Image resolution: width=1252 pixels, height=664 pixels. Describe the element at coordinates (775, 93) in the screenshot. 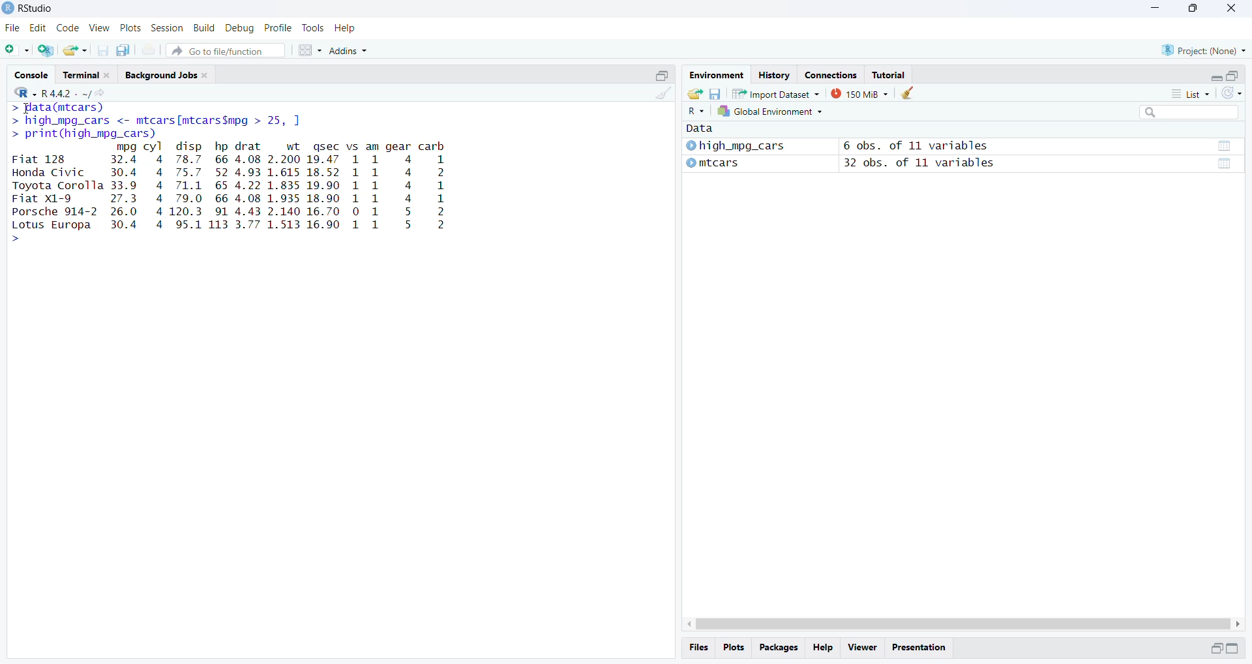

I see `Import Dataset` at that location.